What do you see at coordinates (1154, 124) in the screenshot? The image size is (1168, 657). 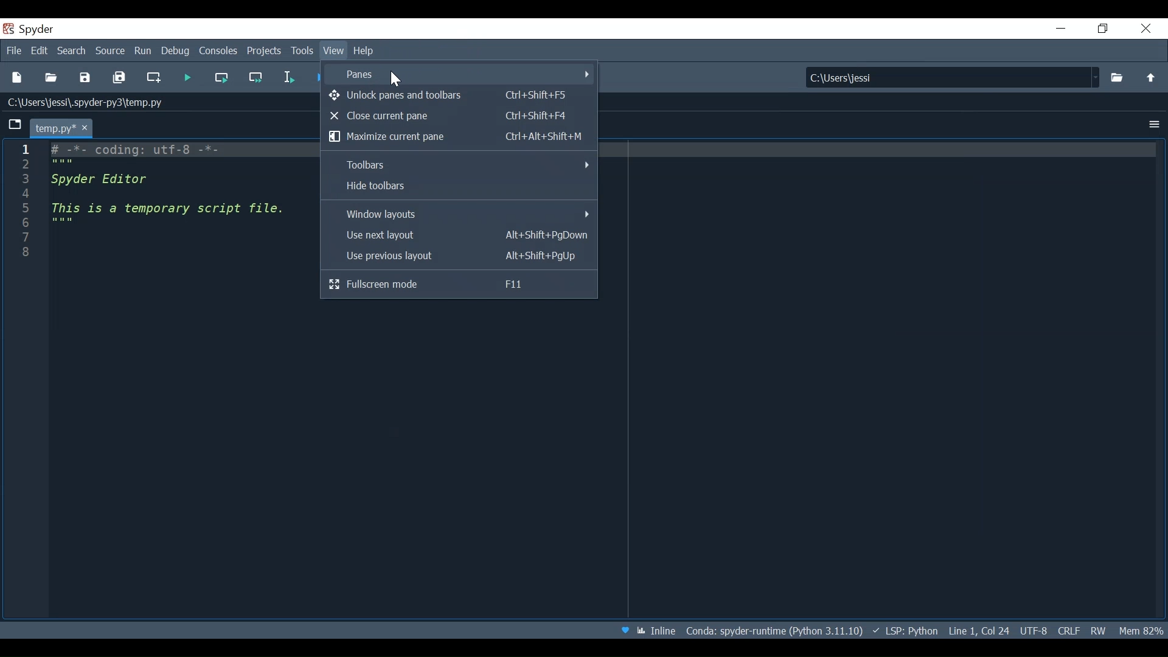 I see `Options` at bounding box center [1154, 124].